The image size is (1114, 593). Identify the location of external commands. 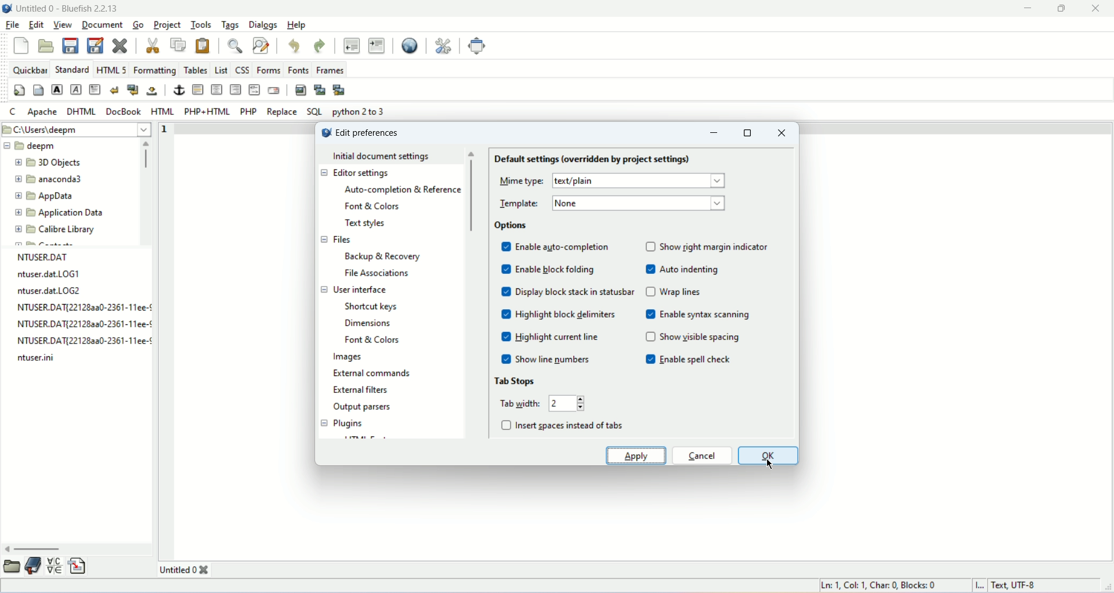
(370, 375).